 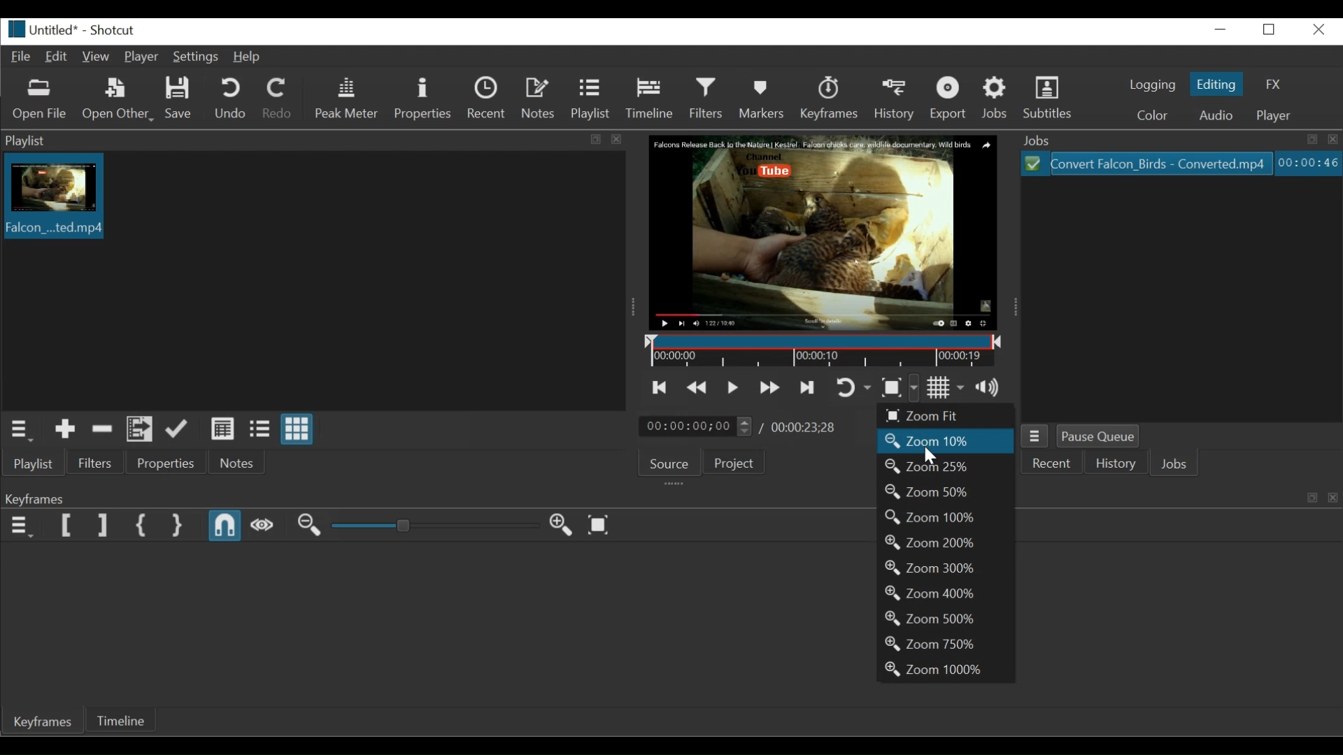 I want to click on View, so click(x=97, y=57).